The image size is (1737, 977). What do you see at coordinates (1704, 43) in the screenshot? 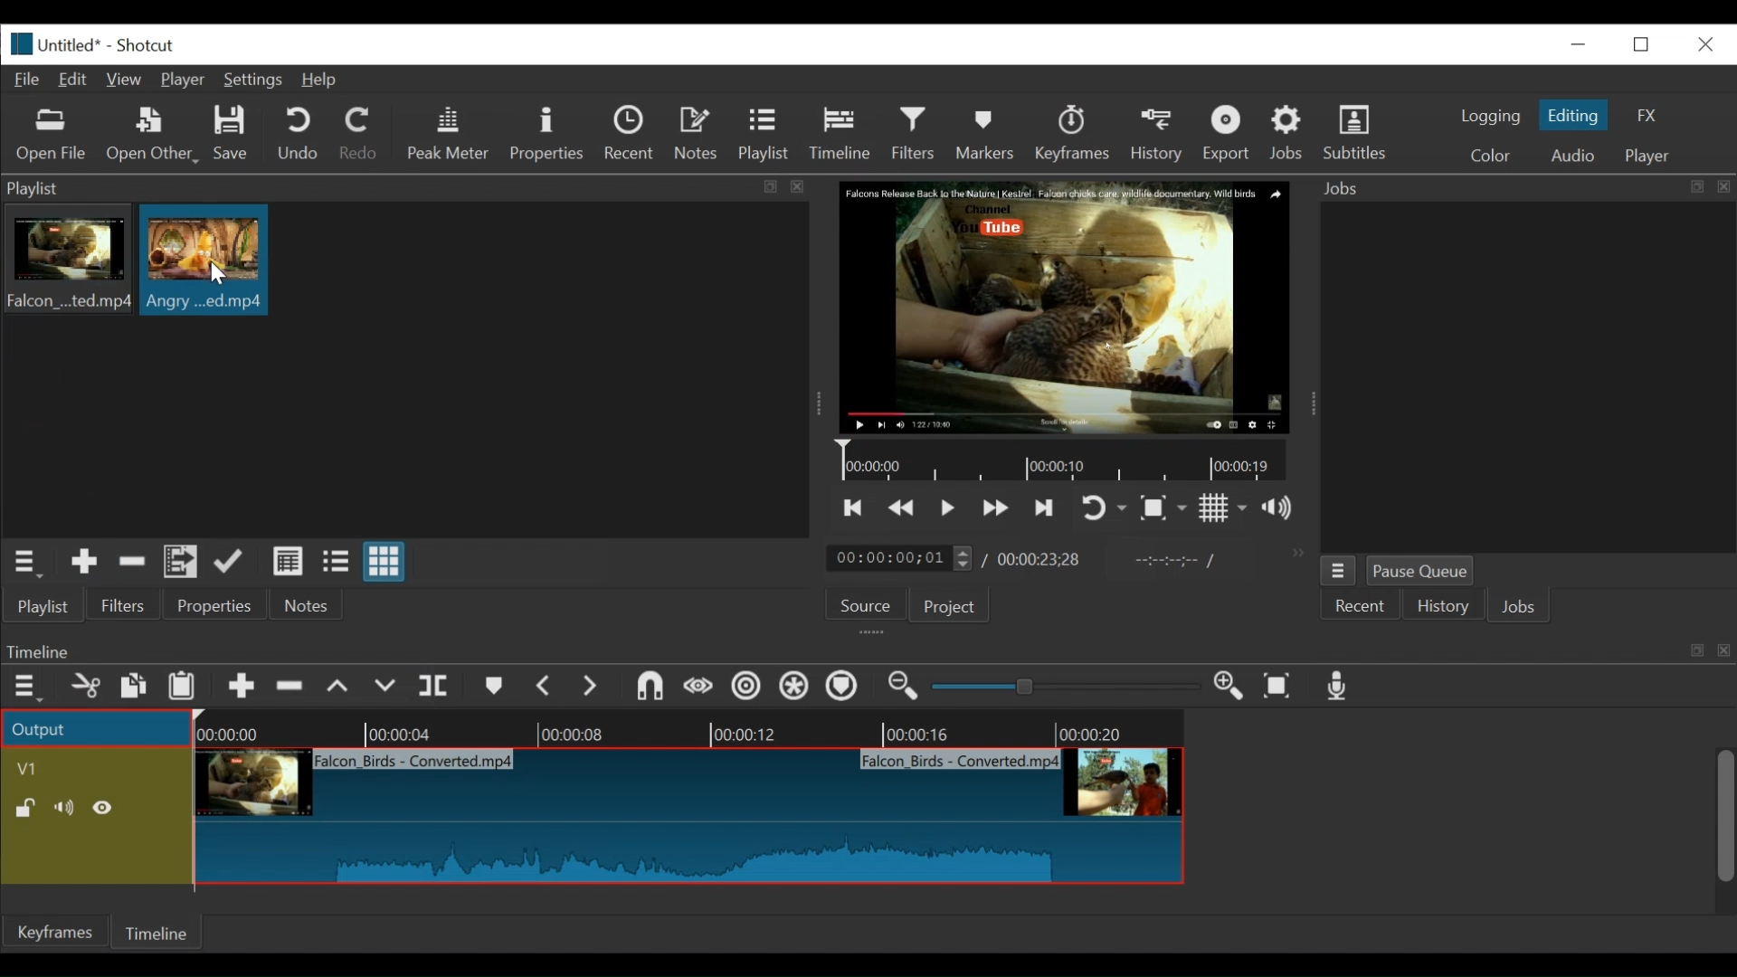
I see `close` at bounding box center [1704, 43].